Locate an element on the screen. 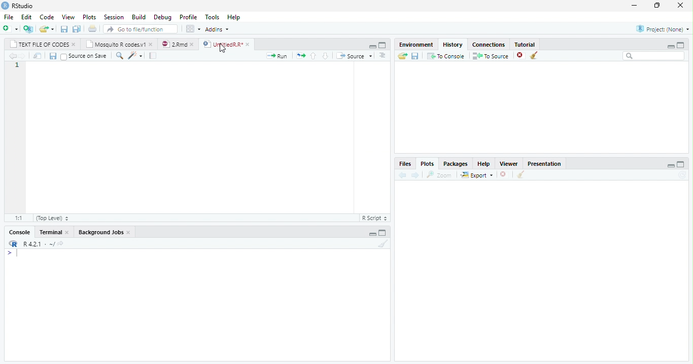 The image size is (693, 364). to console : send the selected commands to the R console is located at coordinates (445, 56).